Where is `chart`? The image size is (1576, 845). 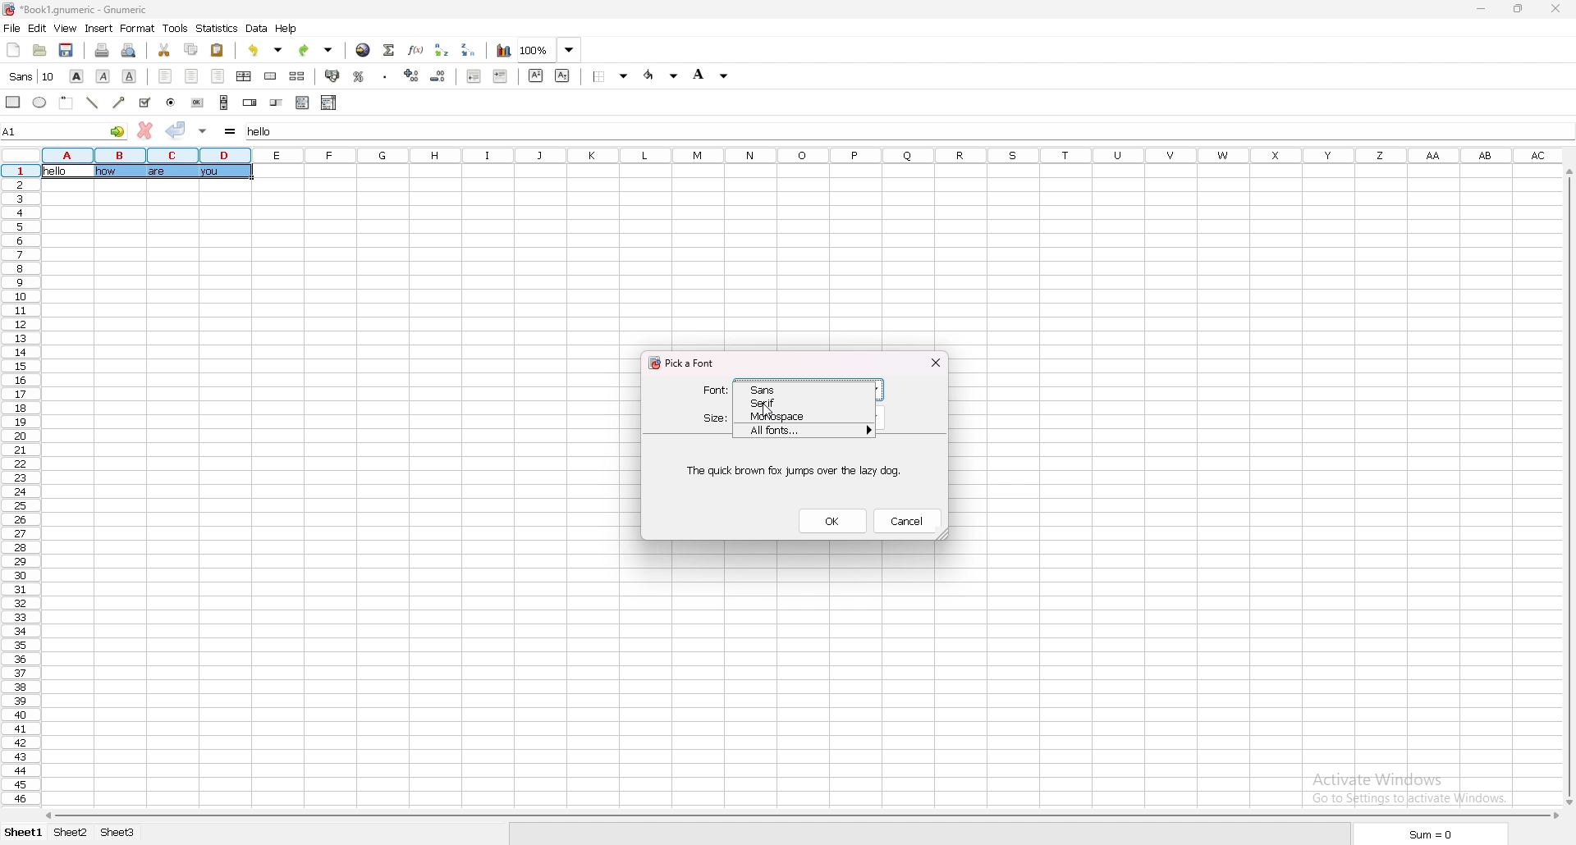
chart is located at coordinates (504, 50).